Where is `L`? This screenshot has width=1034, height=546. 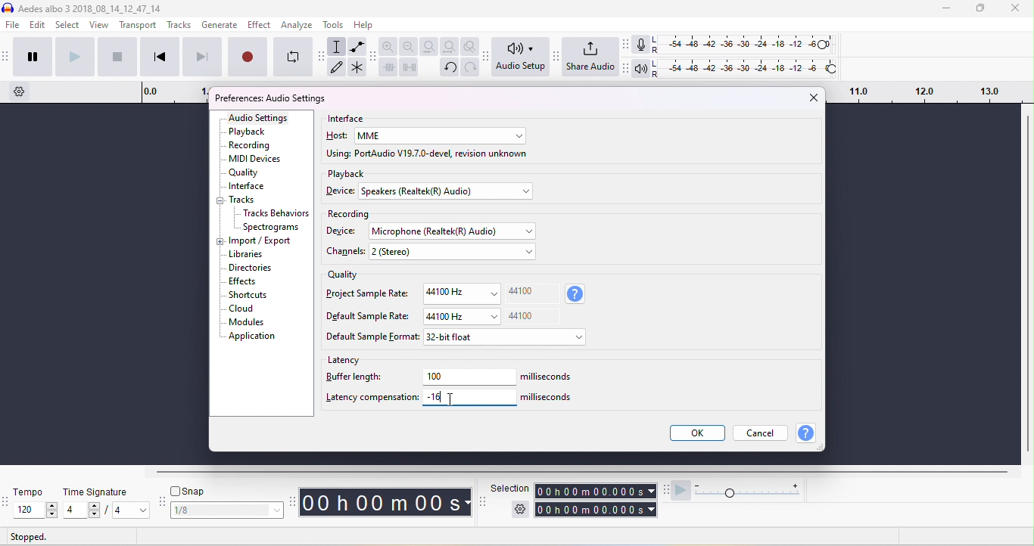
L is located at coordinates (656, 39).